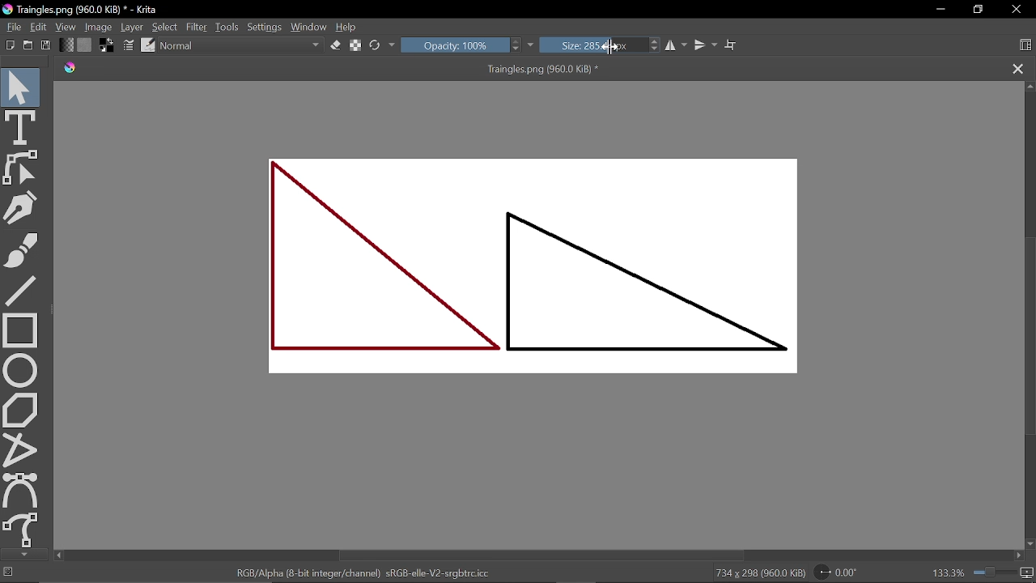 This screenshot has height=583, width=1036. I want to click on 734 x 298 (960.0 KiB), so click(757, 572).